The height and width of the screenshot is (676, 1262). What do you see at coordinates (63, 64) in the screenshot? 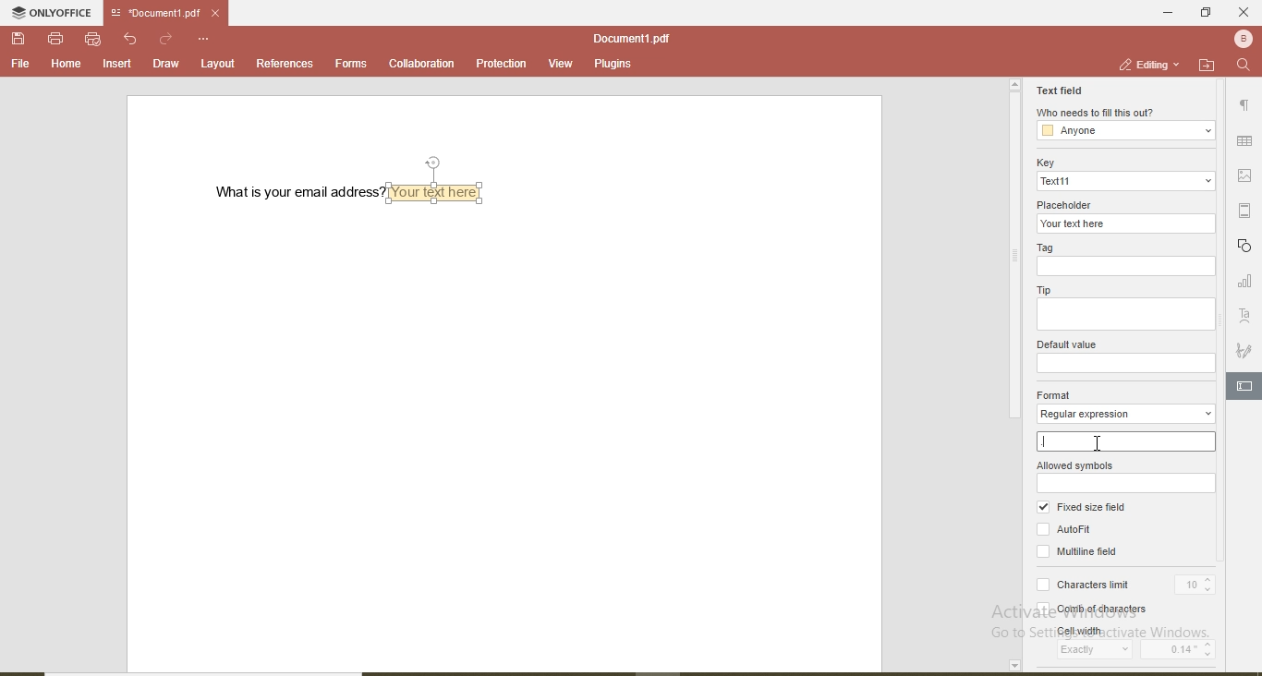
I see `home` at bounding box center [63, 64].